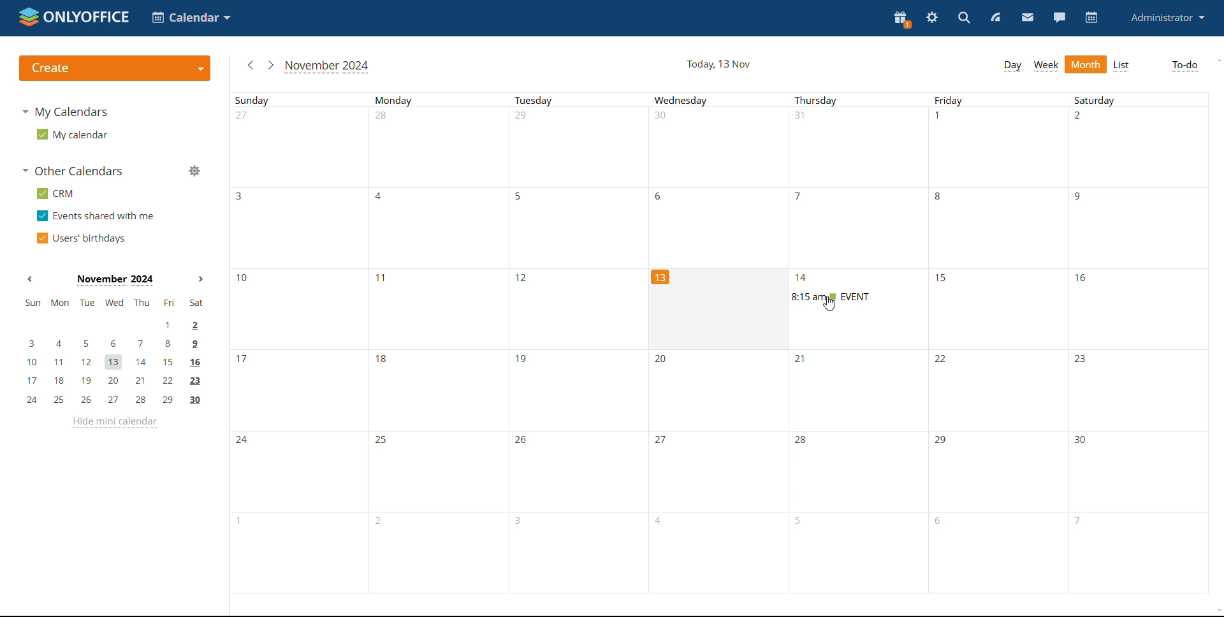 The height and width of the screenshot is (617, 1224). Describe the element at coordinates (30, 279) in the screenshot. I see `previous month` at that location.